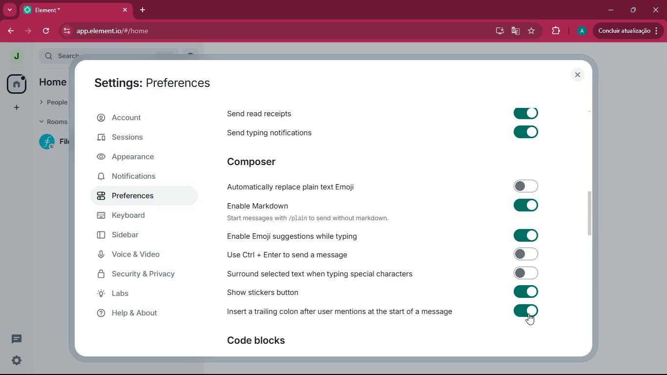 This screenshot has height=375, width=667. Describe the element at coordinates (260, 162) in the screenshot. I see `composer` at that location.